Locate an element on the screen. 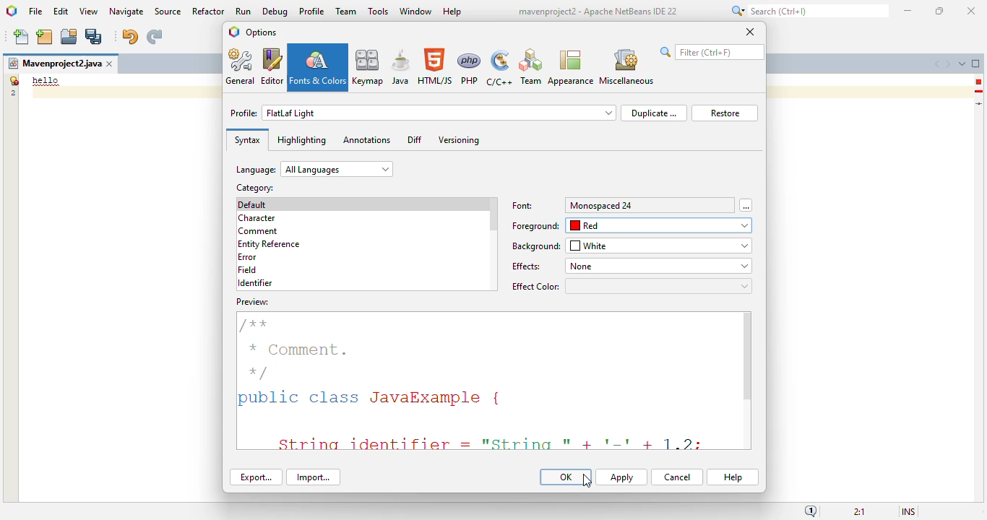 This screenshot has height=520, width=987. show opened documents list is located at coordinates (962, 64).